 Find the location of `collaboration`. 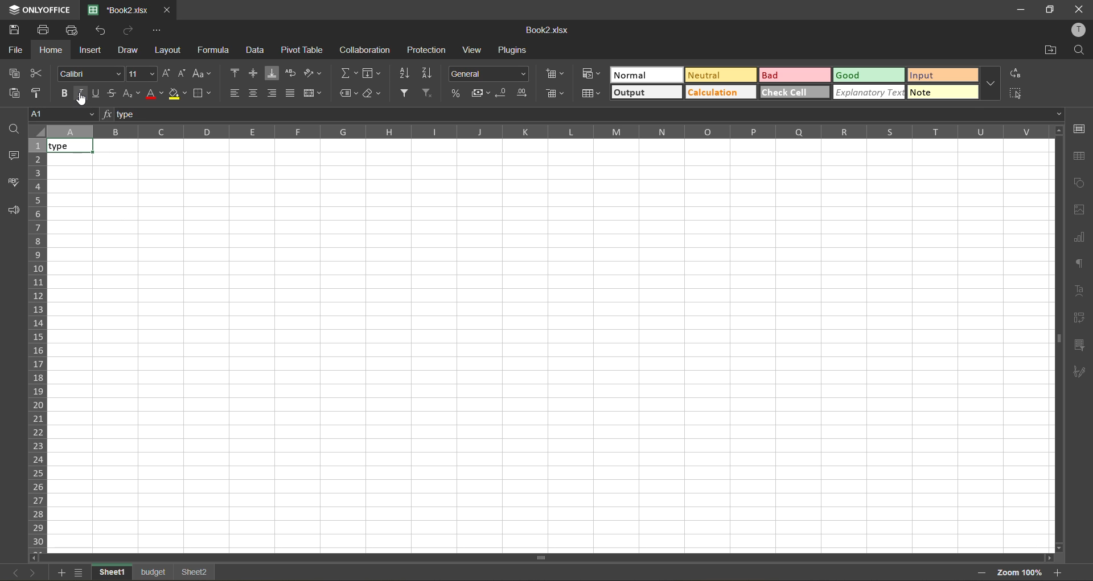

collaboration is located at coordinates (367, 49).